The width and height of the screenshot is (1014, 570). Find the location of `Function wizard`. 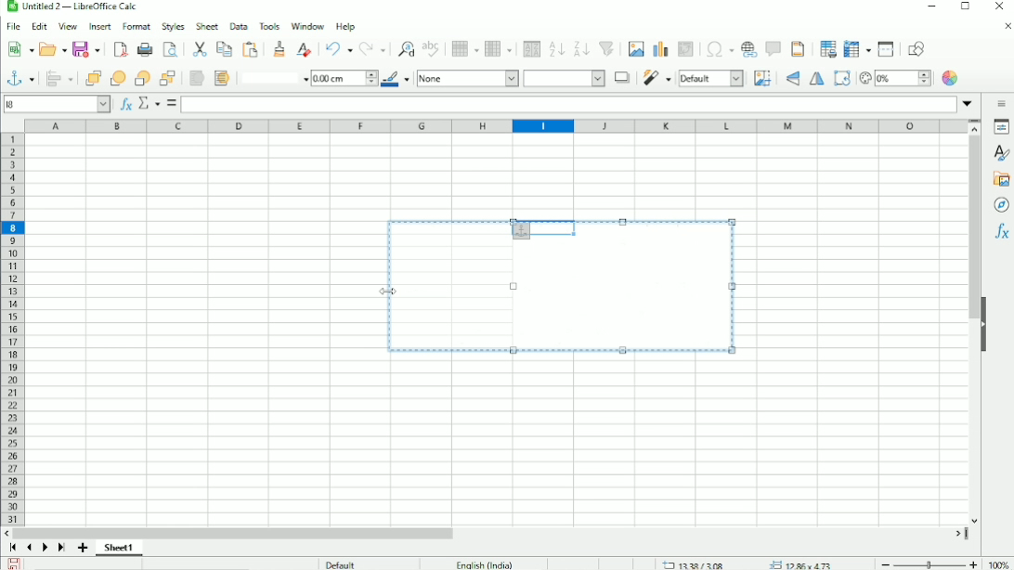

Function wizard is located at coordinates (123, 104).